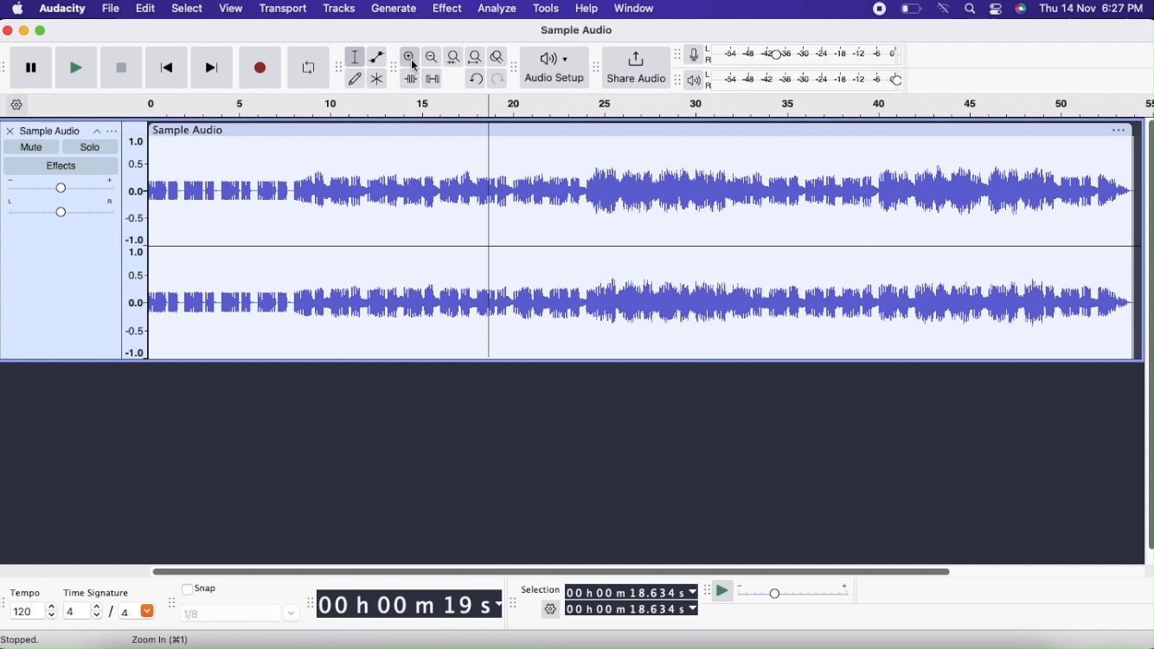 The height and width of the screenshot is (649, 1154). What do you see at coordinates (137, 613) in the screenshot?
I see `4` at bounding box center [137, 613].